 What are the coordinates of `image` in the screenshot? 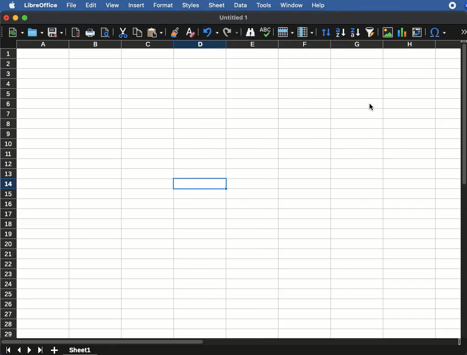 It's located at (388, 33).